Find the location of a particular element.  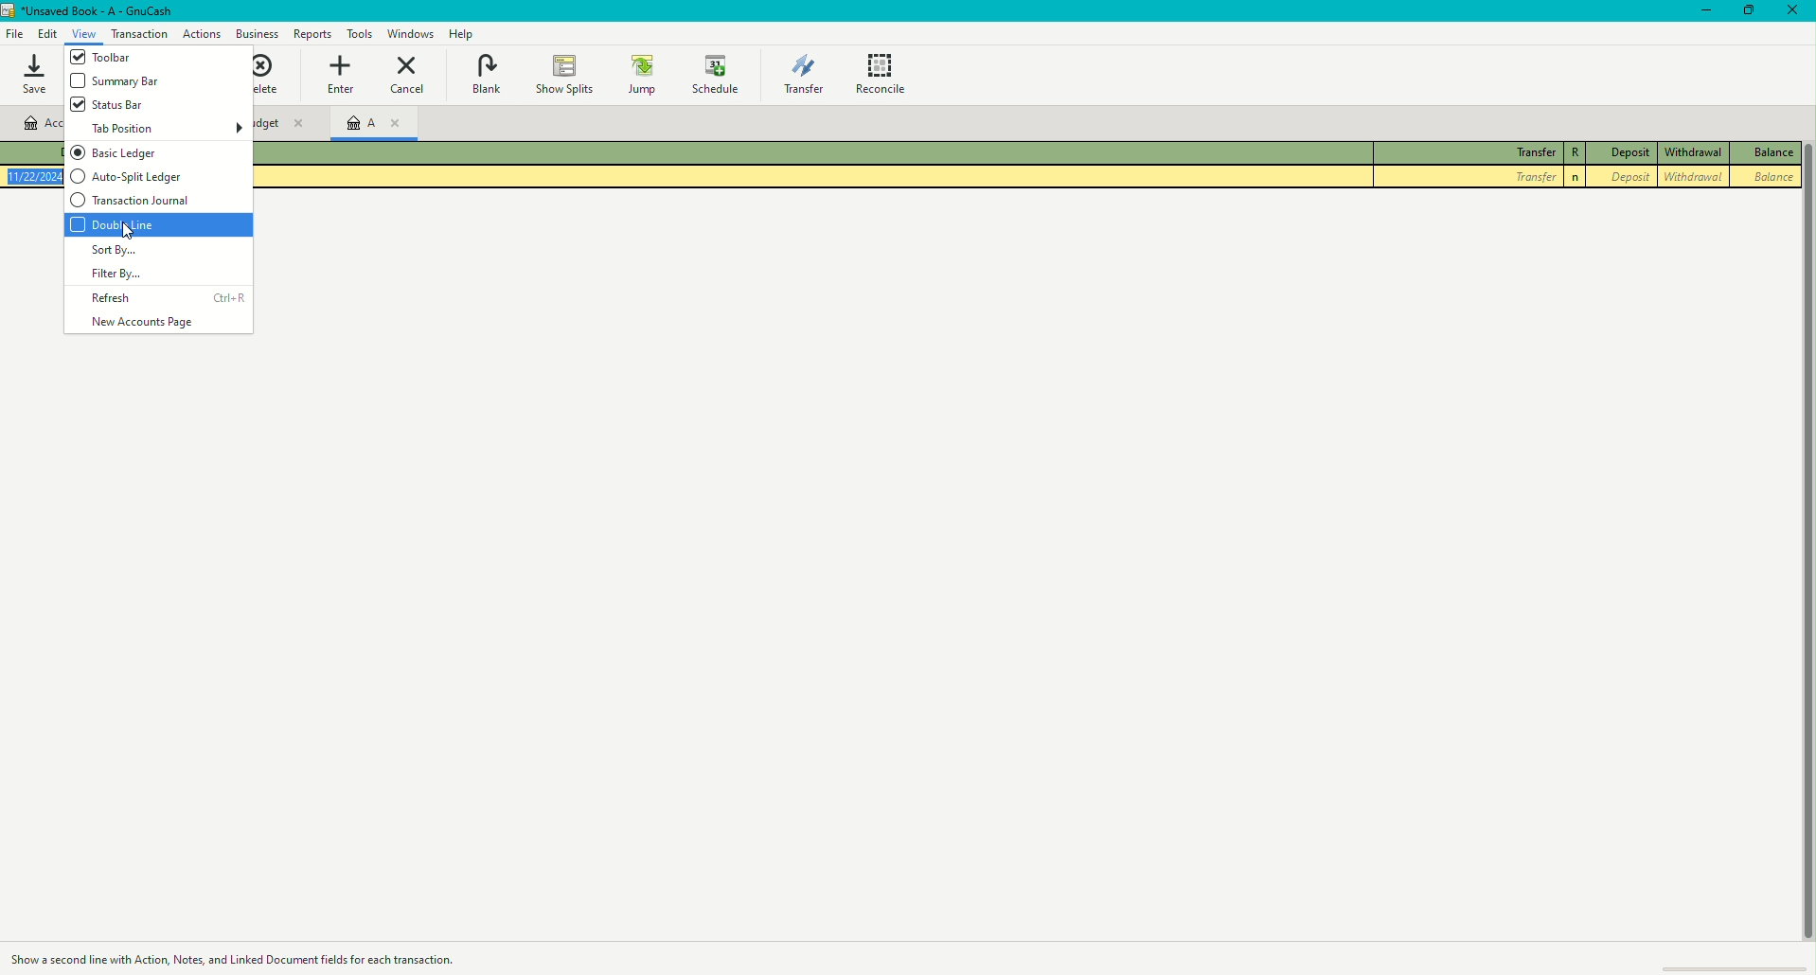

Deposit is located at coordinates (1629, 152).